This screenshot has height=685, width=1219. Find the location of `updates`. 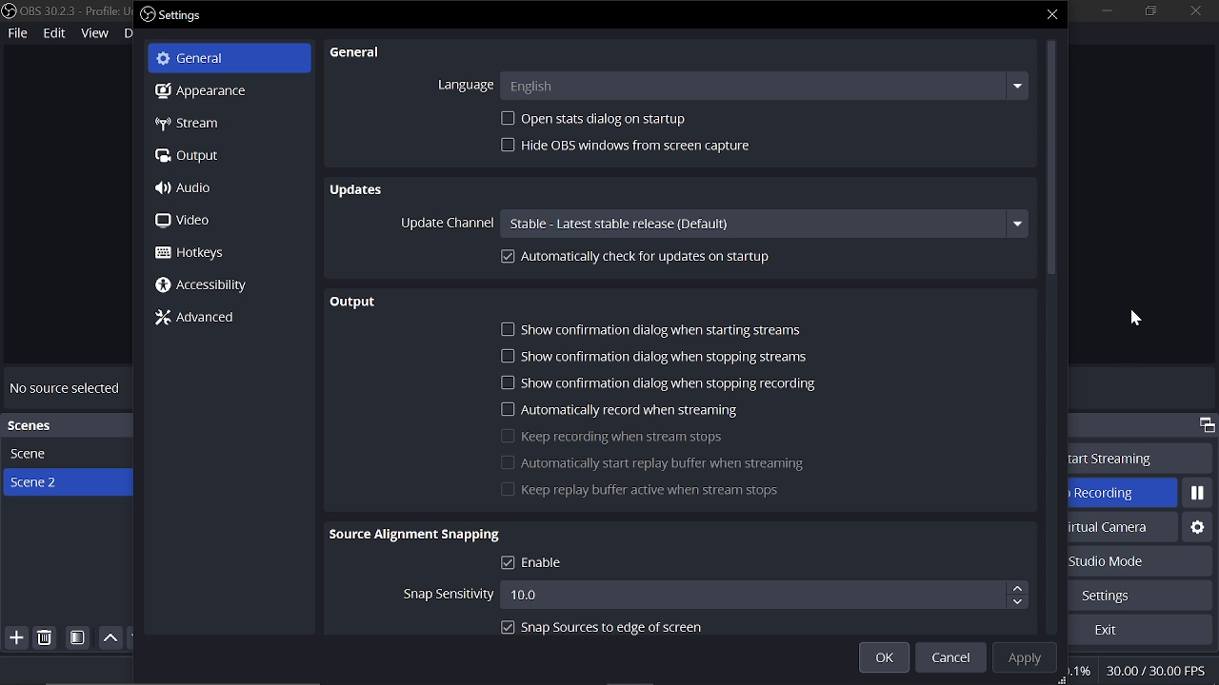

updates is located at coordinates (357, 188).